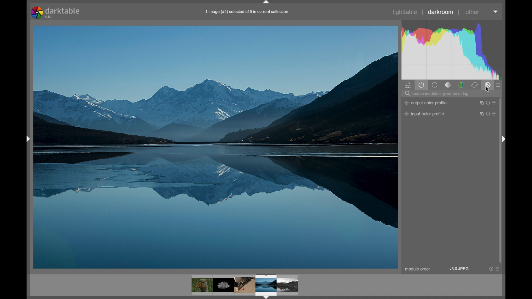 The image size is (532, 299). I want to click on photo preview, so click(216, 146).